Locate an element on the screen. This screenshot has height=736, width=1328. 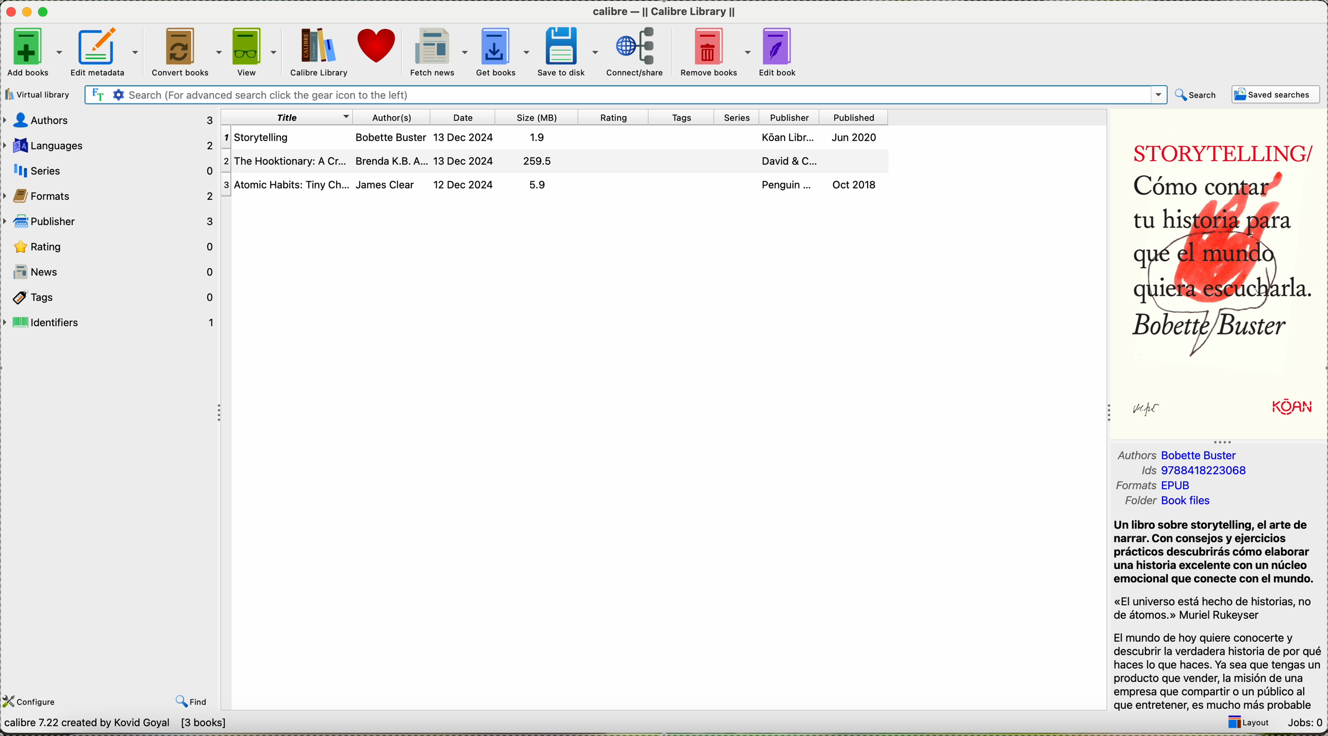
saved searches is located at coordinates (1277, 94).